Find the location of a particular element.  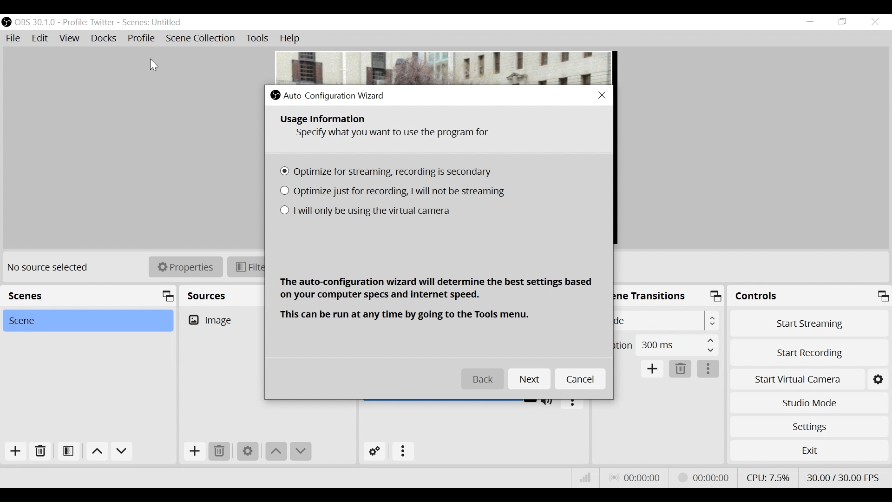

Profile is located at coordinates (141, 38).